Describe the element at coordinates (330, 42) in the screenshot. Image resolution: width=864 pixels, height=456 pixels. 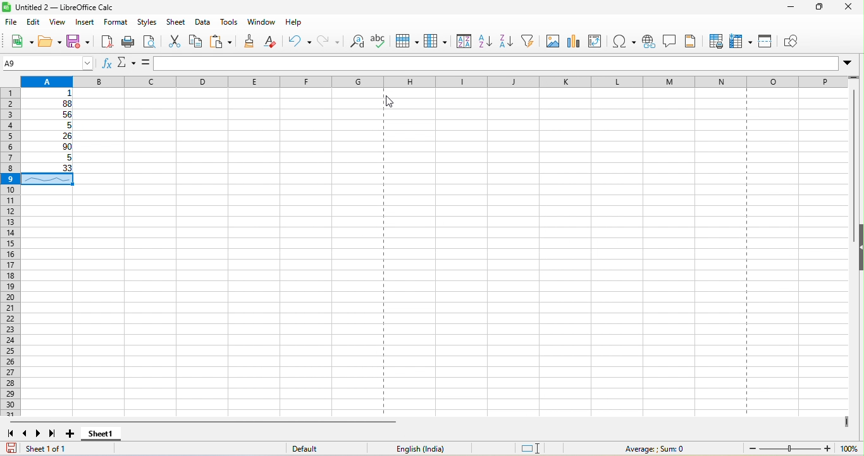
I see `redo` at that location.